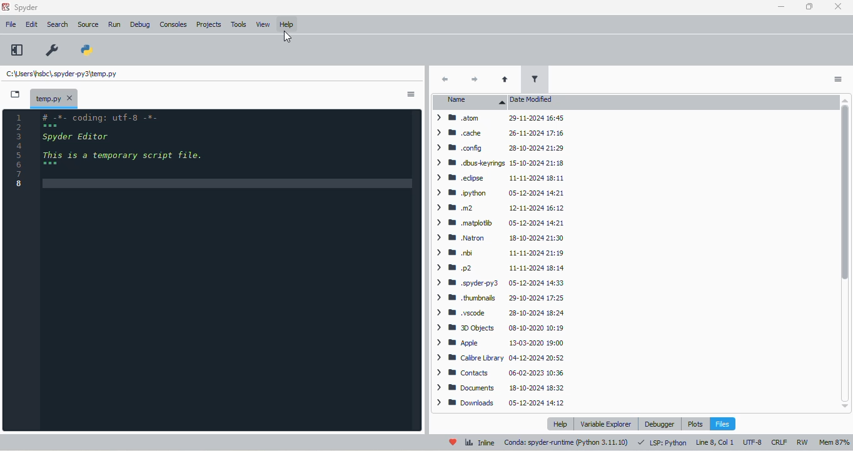 The image size is (853, 451). What do you see at coordinates (780, 442) in the screenshot?
I see `CRLF` at bounding box center [780, 442].